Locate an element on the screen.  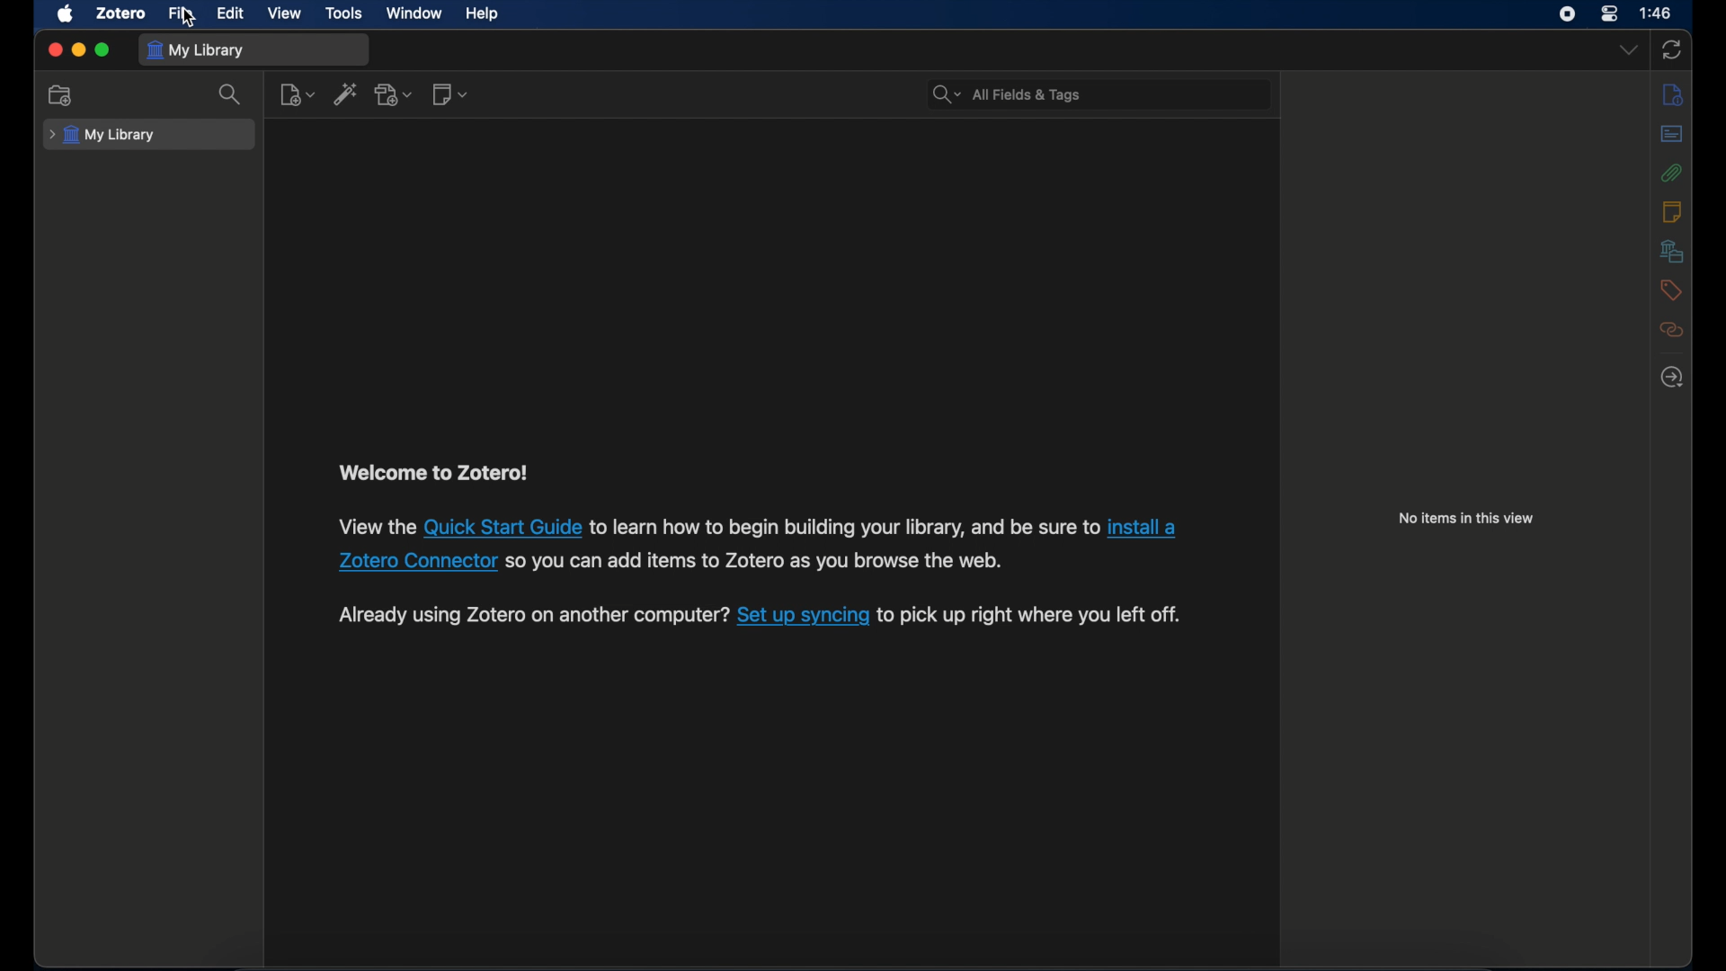
tools is located at coordinates (343, 12).